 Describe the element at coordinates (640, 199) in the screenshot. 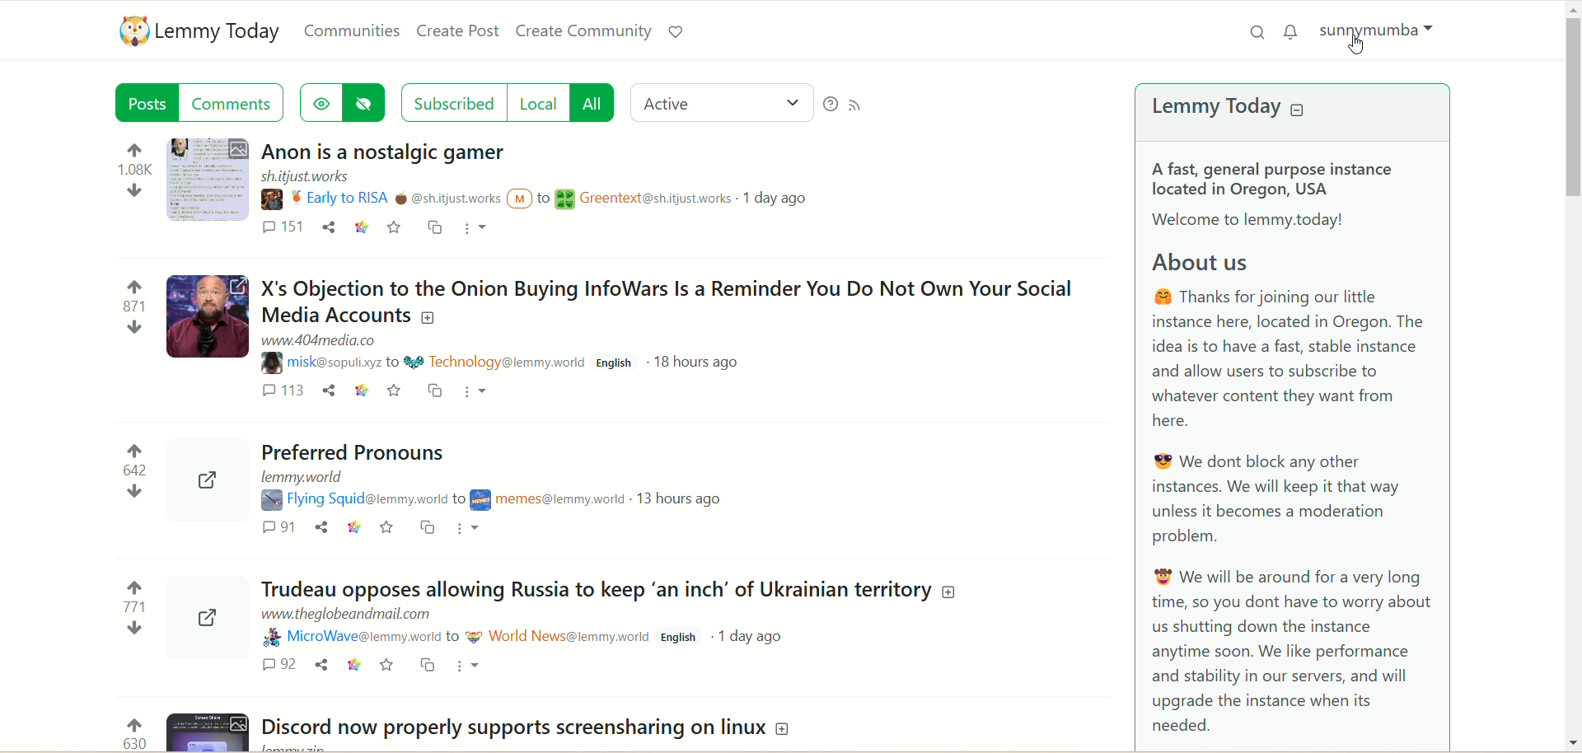

I see `Community` at that location.